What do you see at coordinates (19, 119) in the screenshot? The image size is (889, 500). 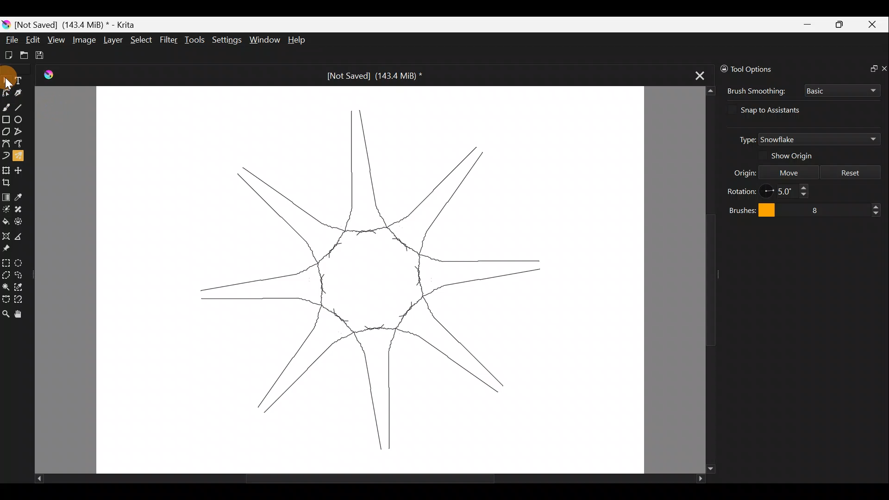 I see `Ellipse` at bounding box center [19, 119].